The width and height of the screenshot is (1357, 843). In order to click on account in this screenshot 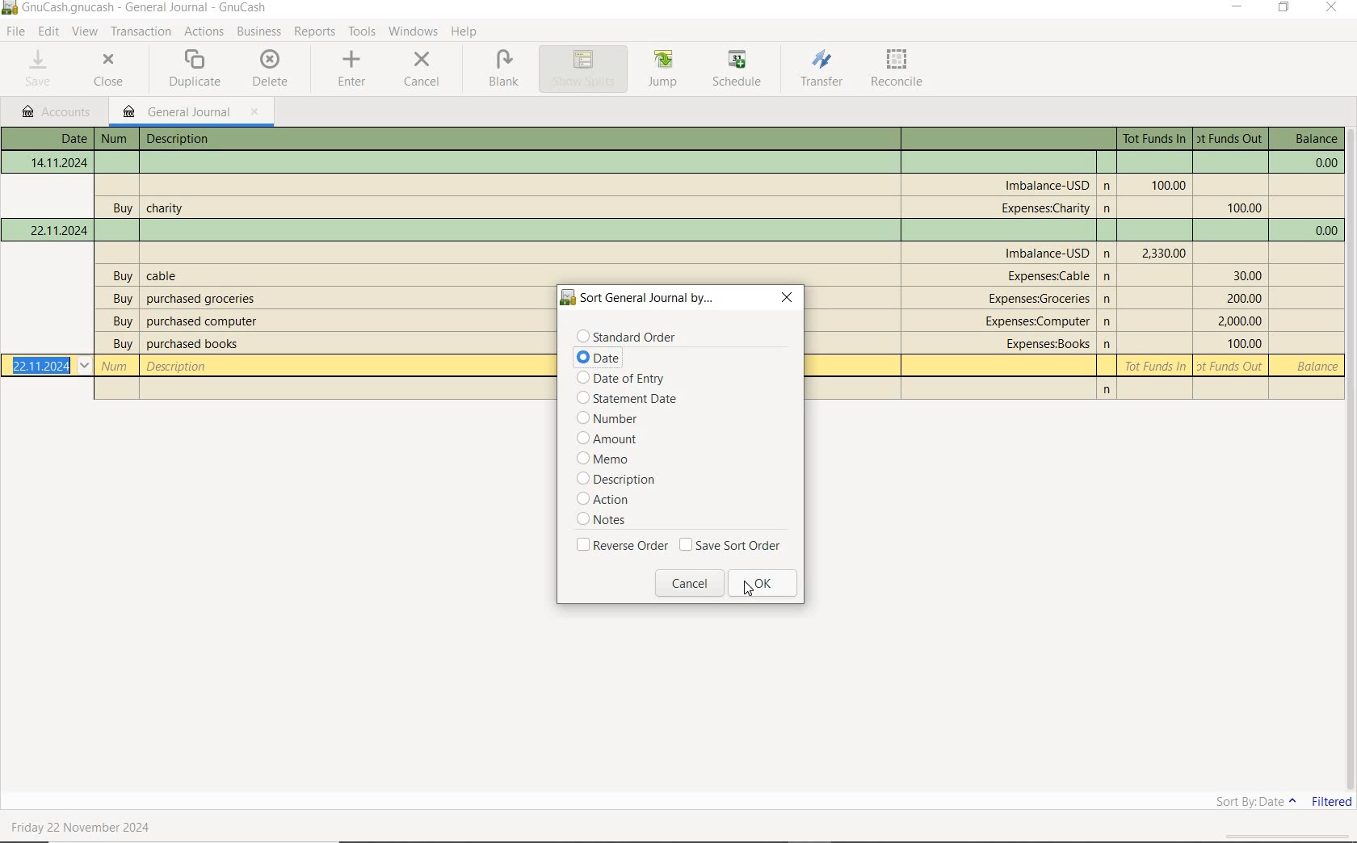, I will do `click(1040, 321)`.